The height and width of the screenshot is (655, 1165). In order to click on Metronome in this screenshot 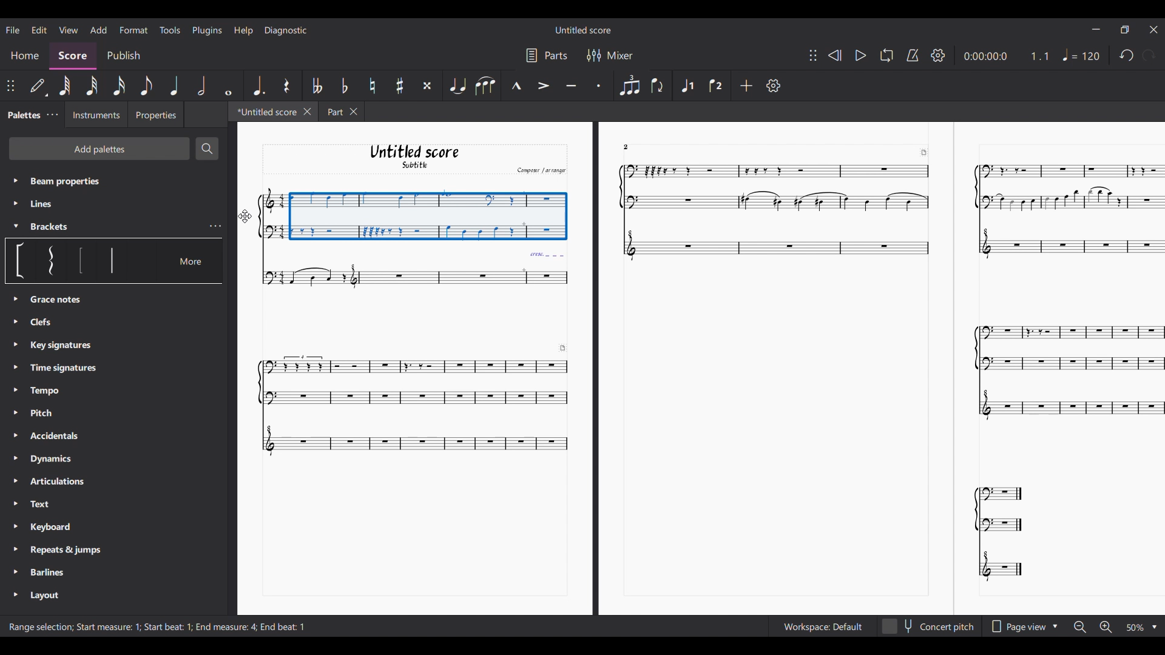, I will do `click(913, 55)`.